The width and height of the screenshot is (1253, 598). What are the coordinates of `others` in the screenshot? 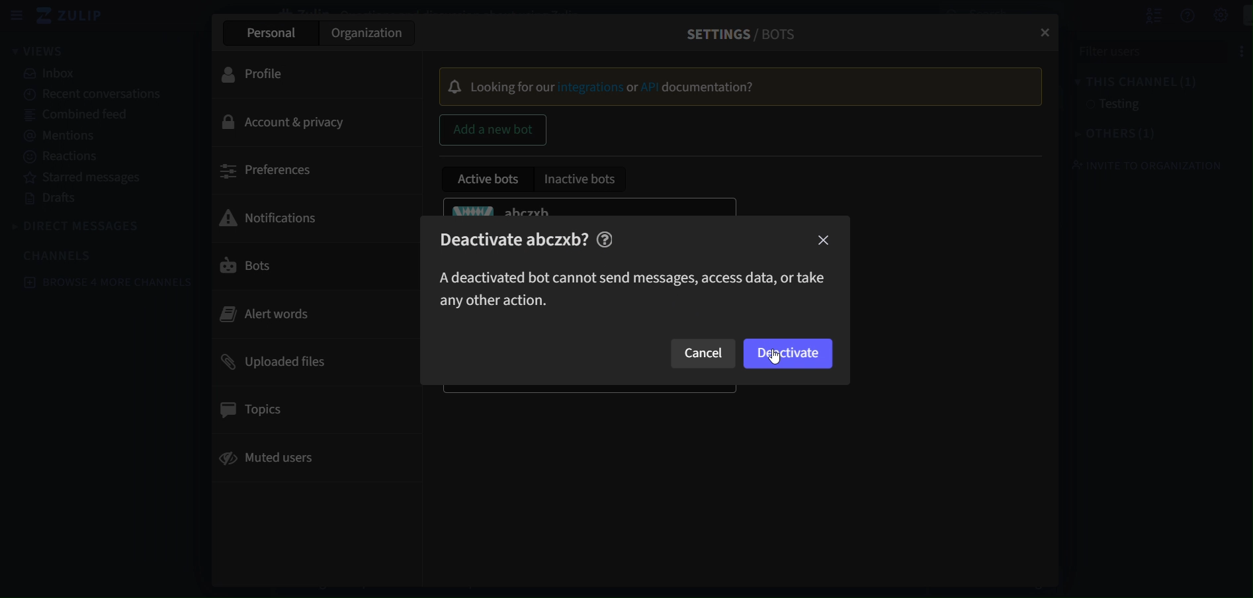 It's located at (1107, 134).